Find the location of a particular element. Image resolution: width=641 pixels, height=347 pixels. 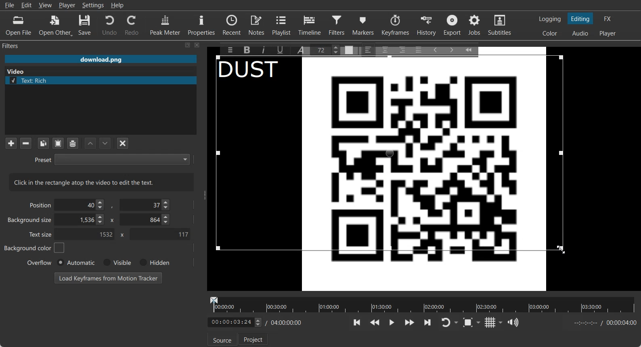

Frame Size is located at coordinates (560, 247).